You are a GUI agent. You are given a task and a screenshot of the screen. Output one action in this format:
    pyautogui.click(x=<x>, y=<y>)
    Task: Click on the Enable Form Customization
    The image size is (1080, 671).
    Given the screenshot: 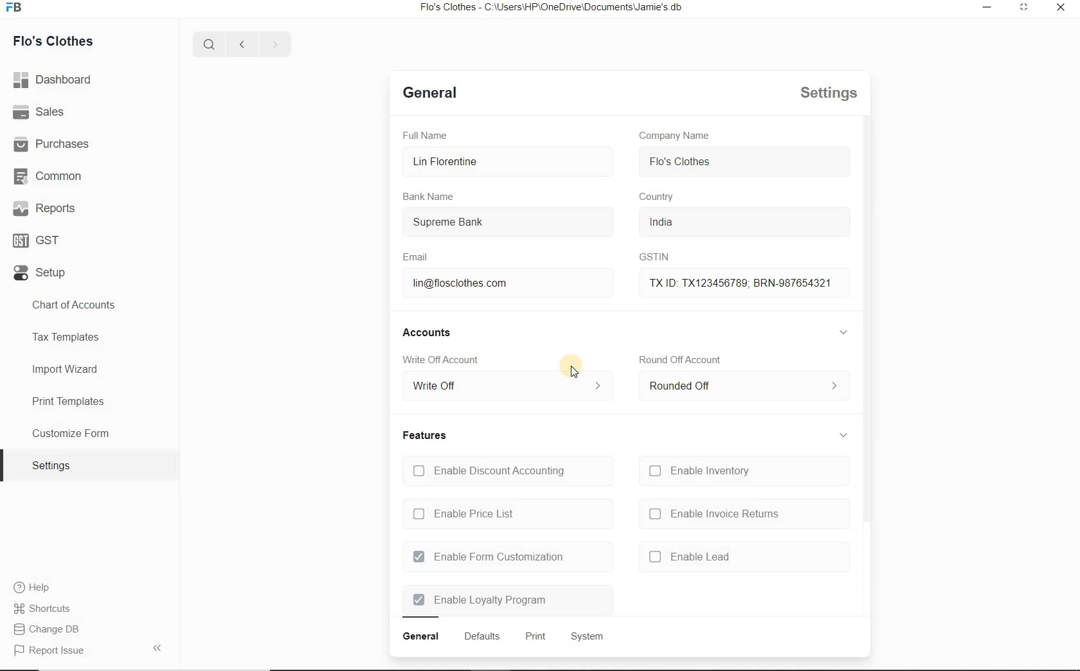 What is the action you would take?
    pyautogui.click(x=505, y=557)
    